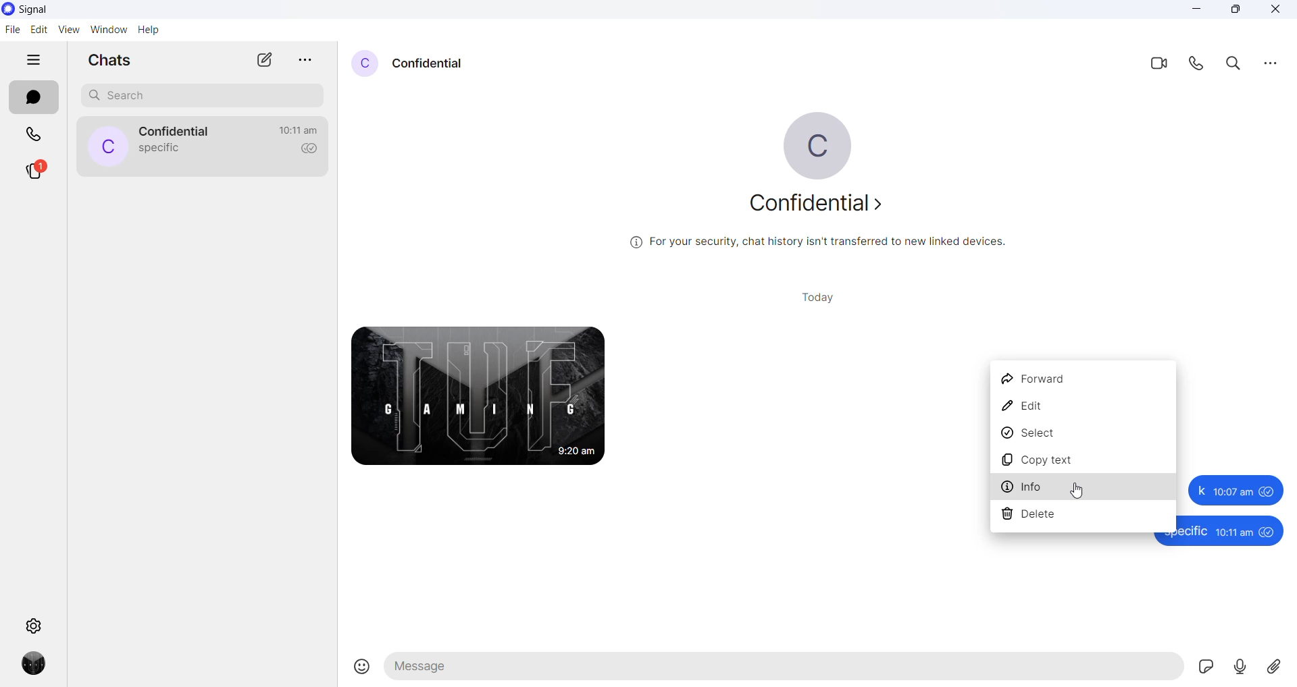 The image size is (1297, 687). I want to click on forward, so click(1081, 379).